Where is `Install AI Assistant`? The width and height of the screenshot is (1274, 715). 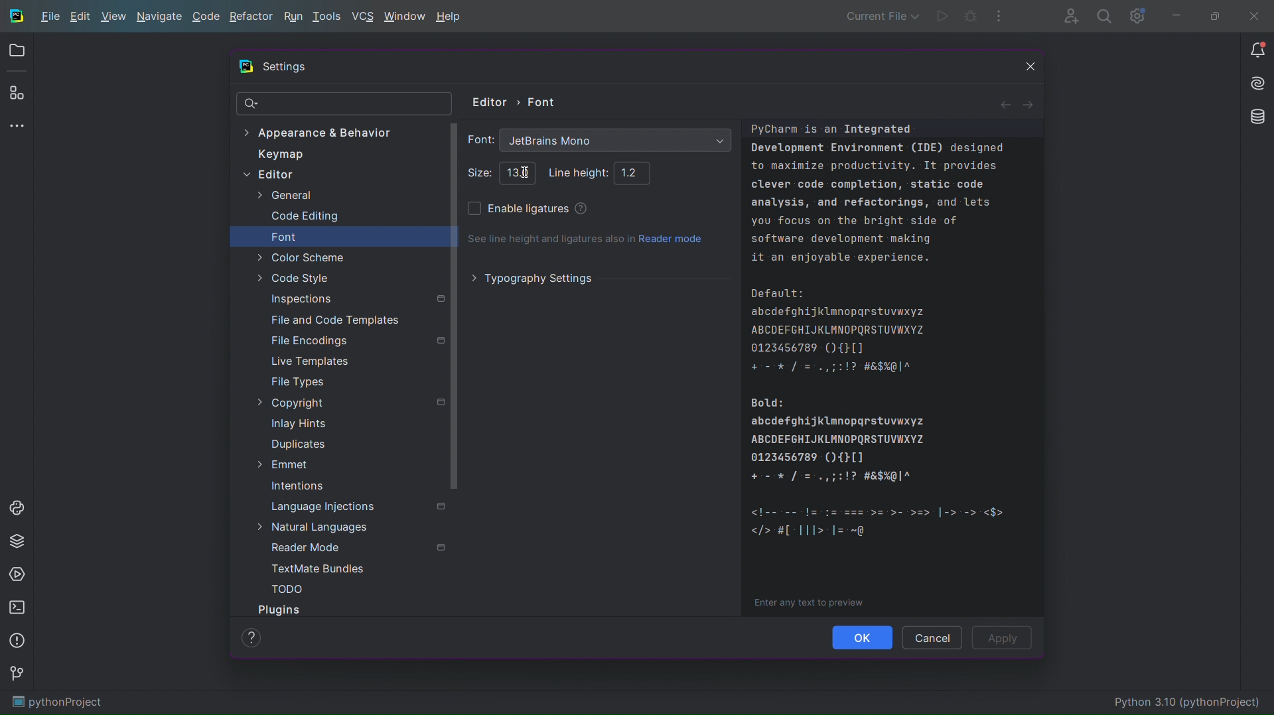
Install AI Assistant is located at coordinates (1253, 86).